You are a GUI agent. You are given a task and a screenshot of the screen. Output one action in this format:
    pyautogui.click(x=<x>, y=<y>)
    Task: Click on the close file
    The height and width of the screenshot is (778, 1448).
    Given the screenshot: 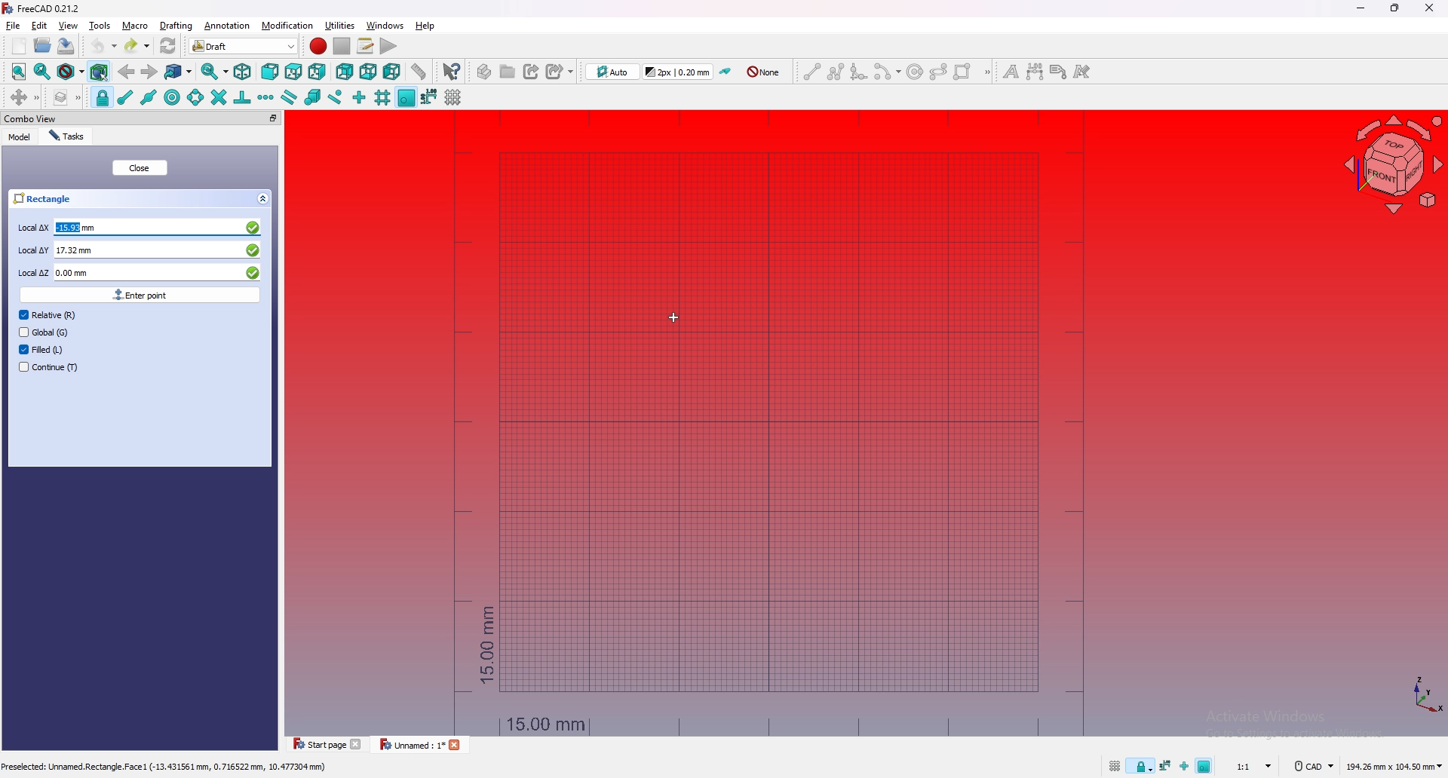 What is the action you would take?
    pyautogui.click(x=458, y=746)
    